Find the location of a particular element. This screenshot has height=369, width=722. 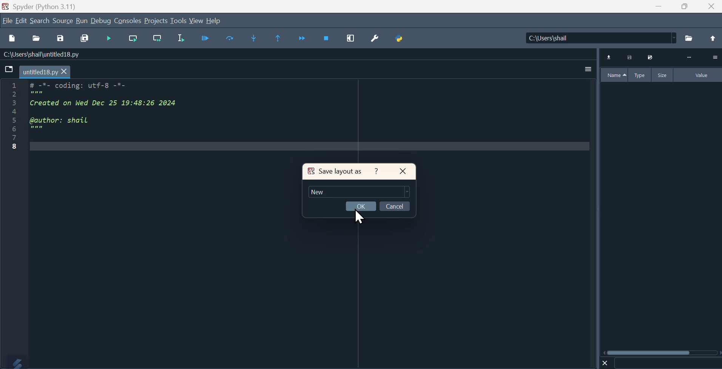

Cancel is located at coordinates (395, 206).